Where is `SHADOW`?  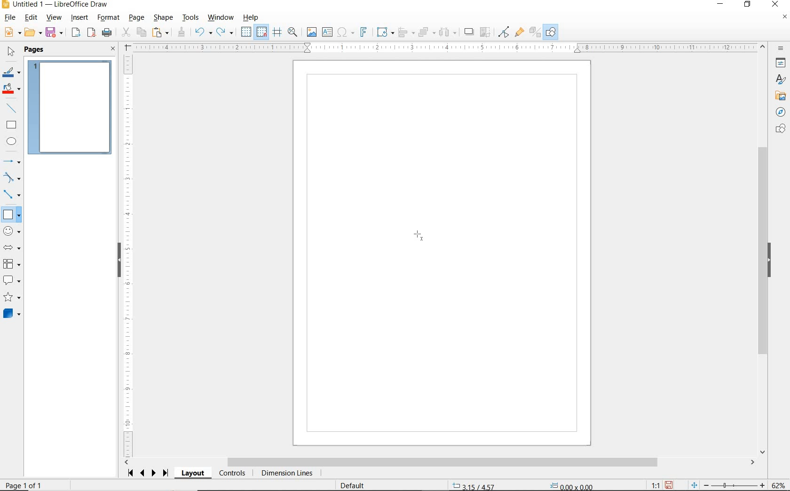 SHADOW is located at coordinates (469, 32).